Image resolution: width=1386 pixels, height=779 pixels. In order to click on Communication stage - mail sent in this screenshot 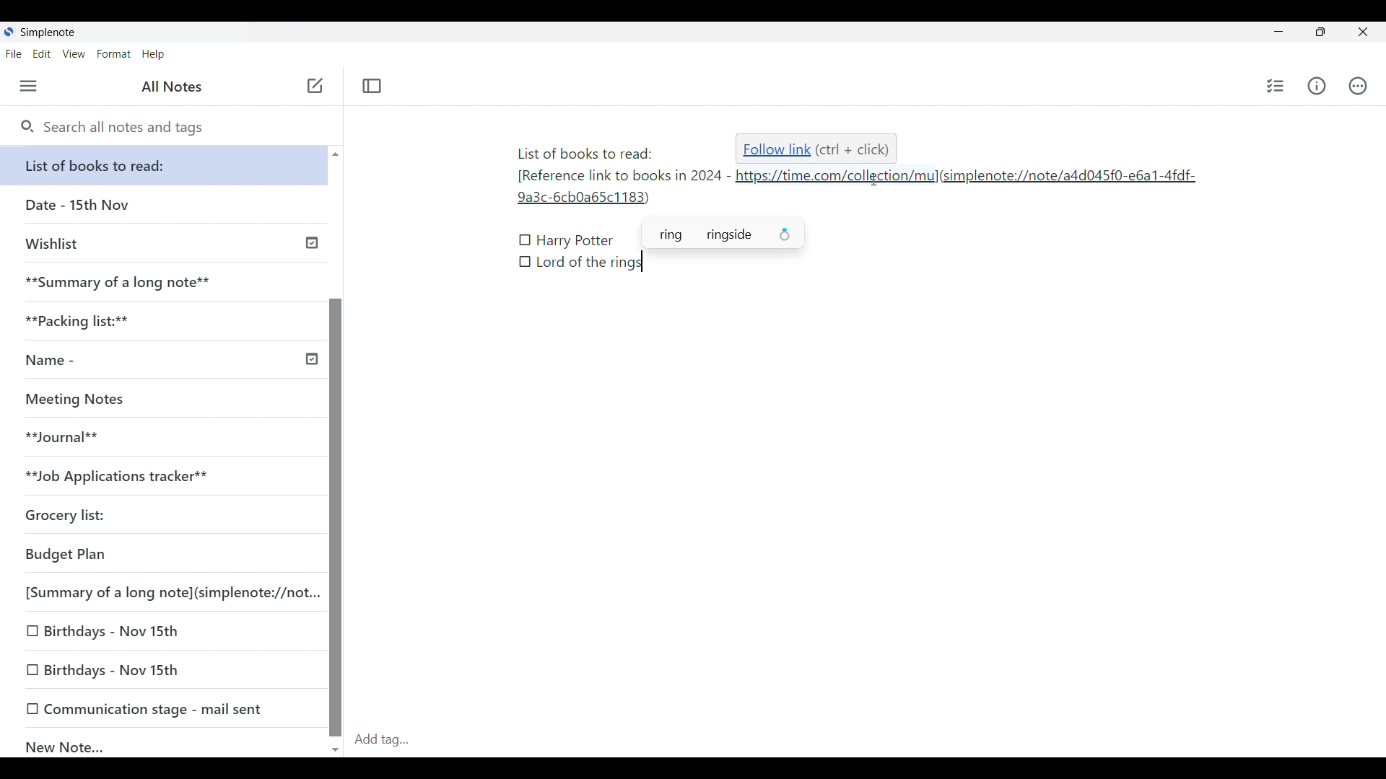, I will do `click(165, 708)`.